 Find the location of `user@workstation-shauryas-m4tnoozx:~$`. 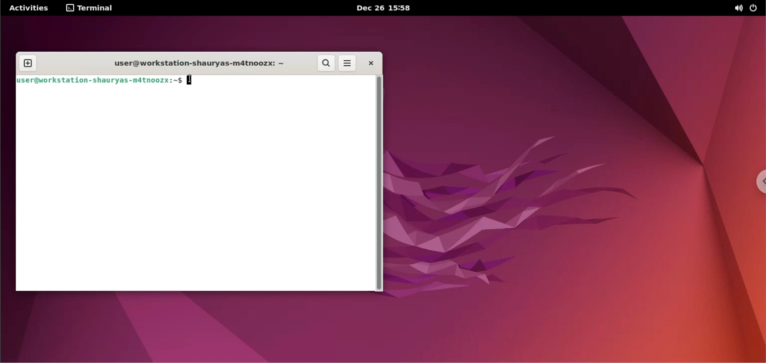

user@workstation-shauryas-m4tnoozx:~$ is located at coordinates (99, 81).